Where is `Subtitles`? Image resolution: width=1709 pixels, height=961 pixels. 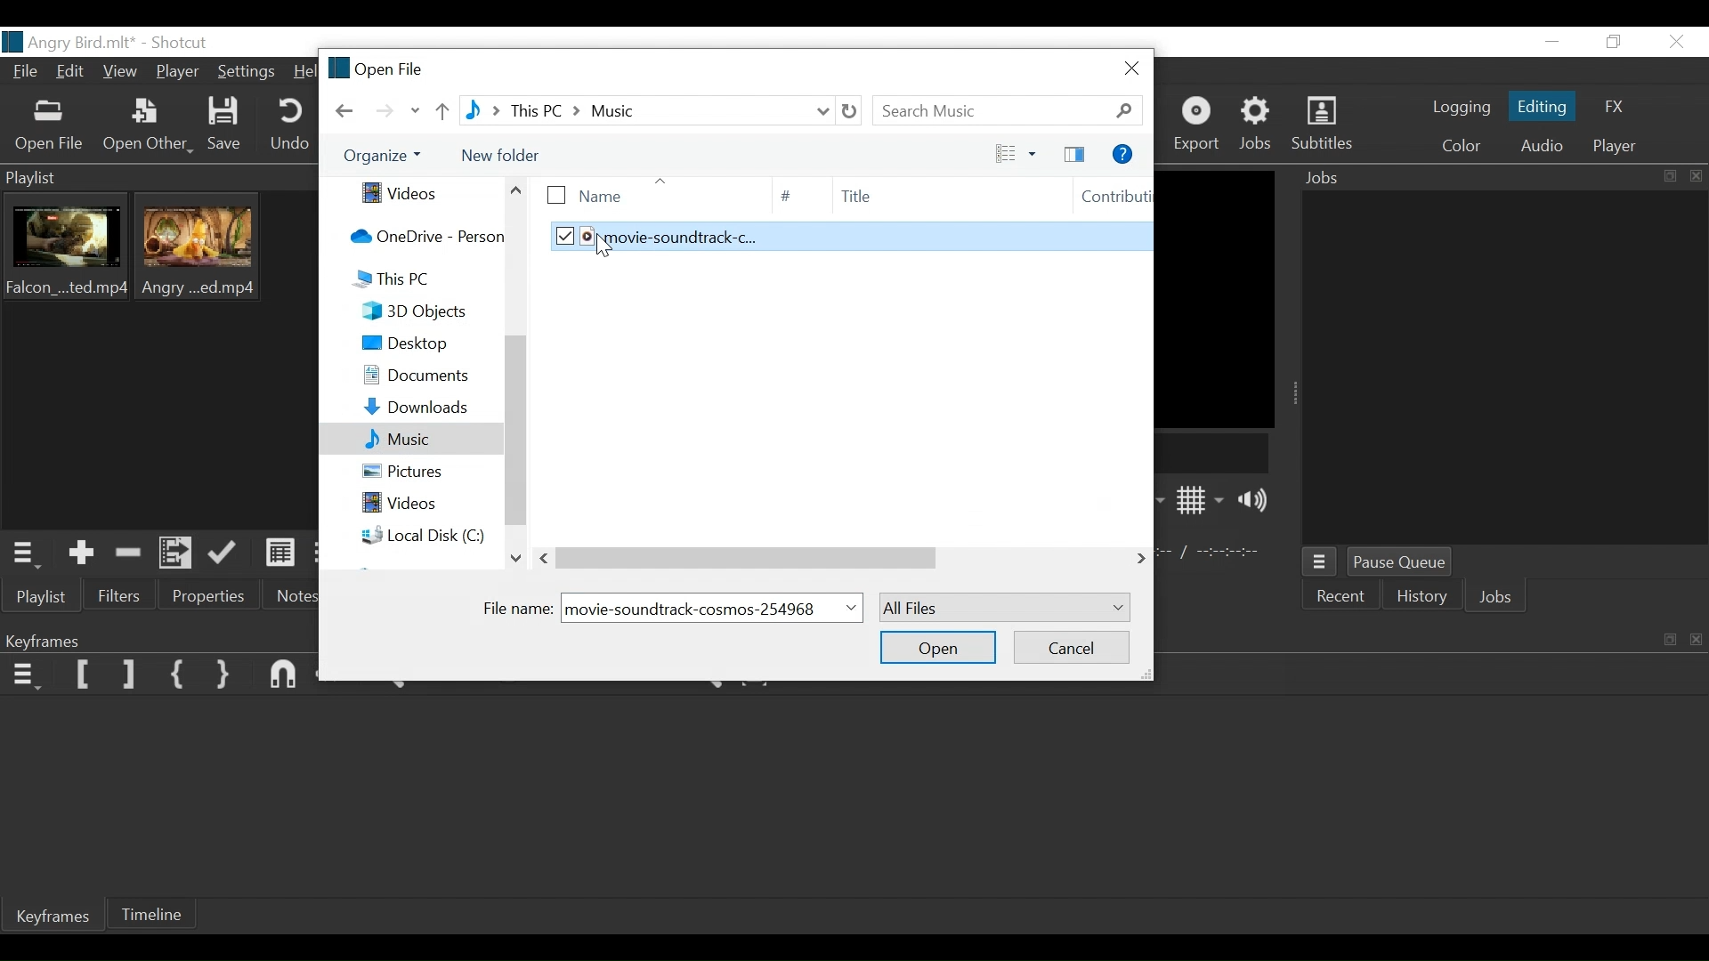
Subtitles is located at coordinates (1329, 125).